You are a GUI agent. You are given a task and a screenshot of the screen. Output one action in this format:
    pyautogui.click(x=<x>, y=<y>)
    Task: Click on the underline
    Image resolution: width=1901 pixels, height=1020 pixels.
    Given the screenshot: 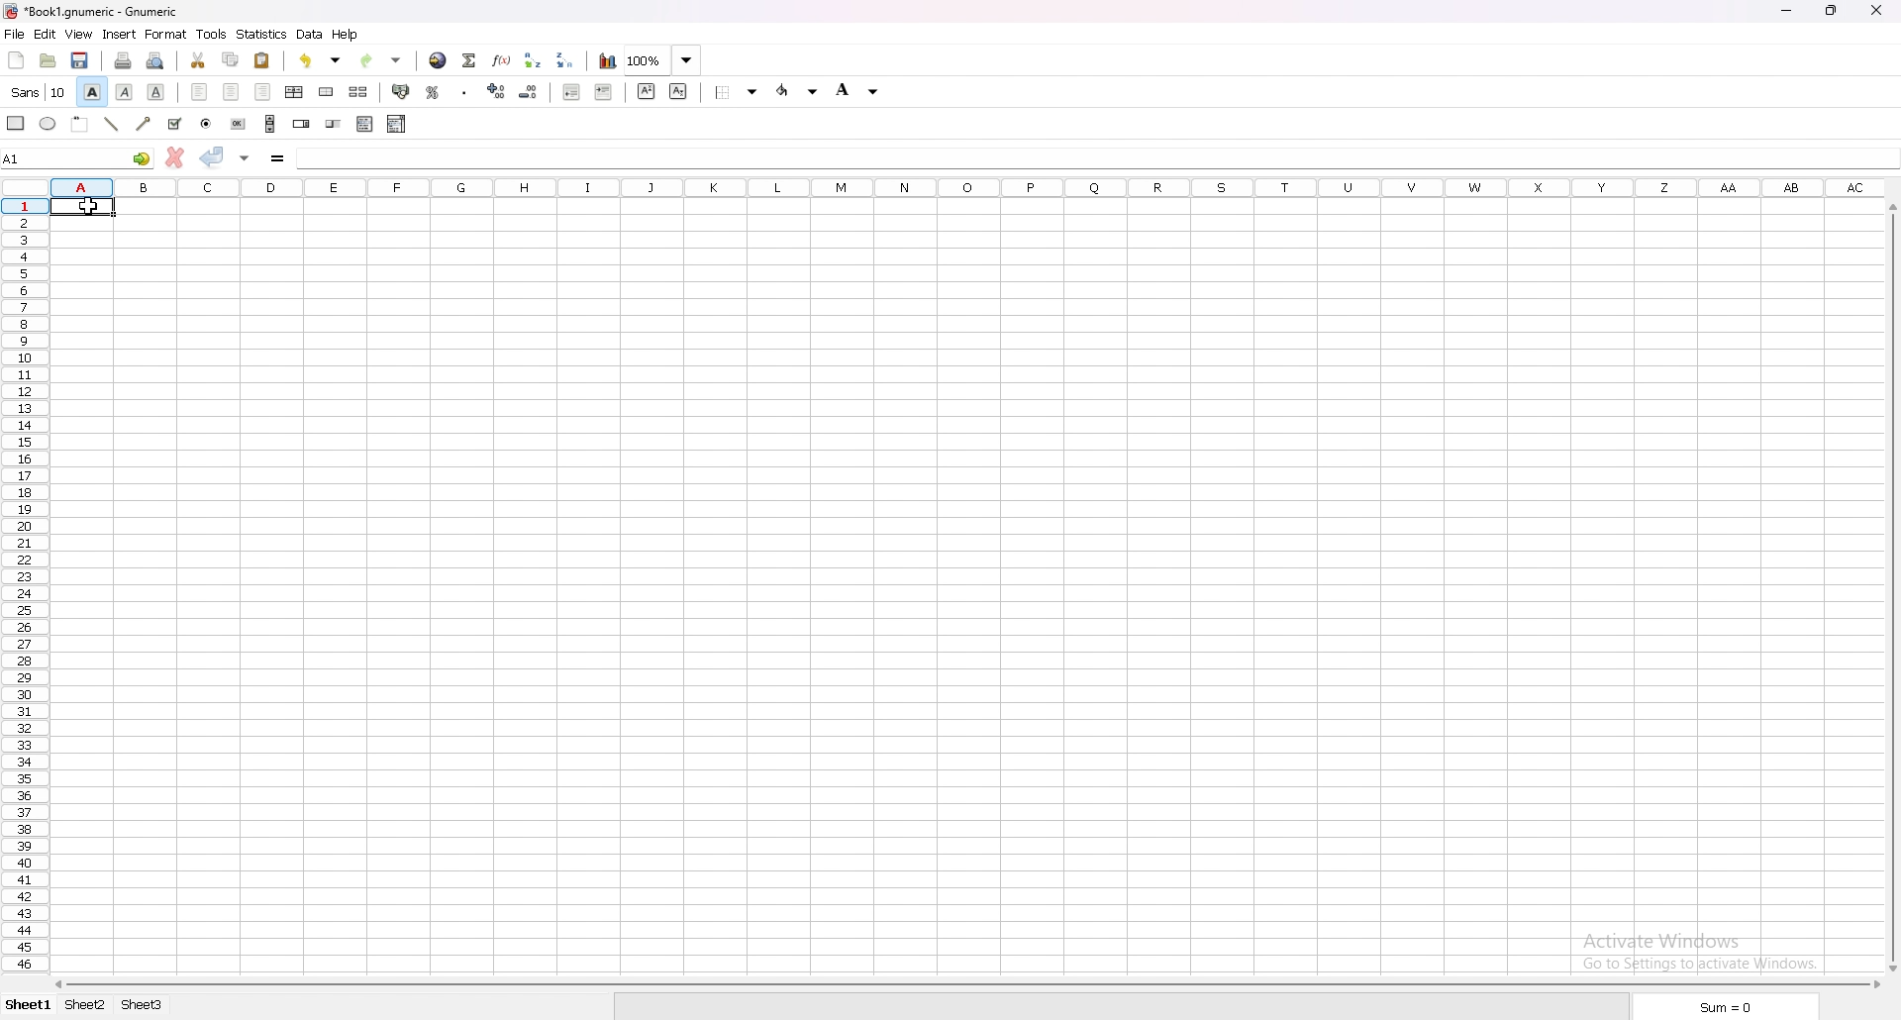 What is the action you would take?
    pyautogui.click(x=156, y=91)
    